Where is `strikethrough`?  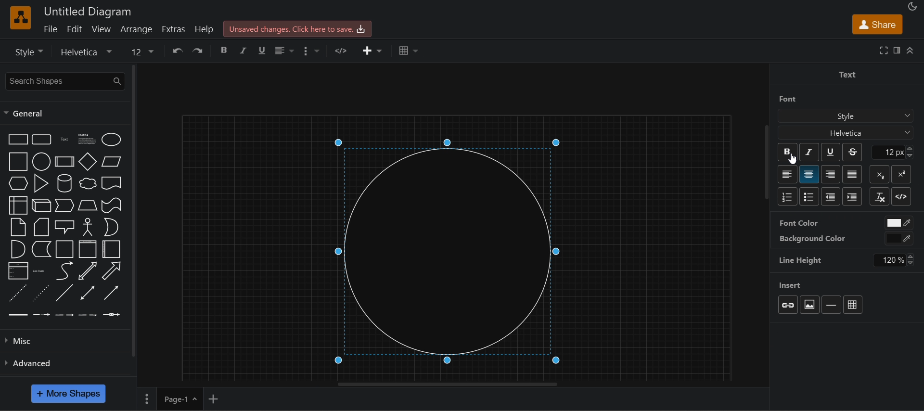 strikethrough is located at coordinates (854, 152).